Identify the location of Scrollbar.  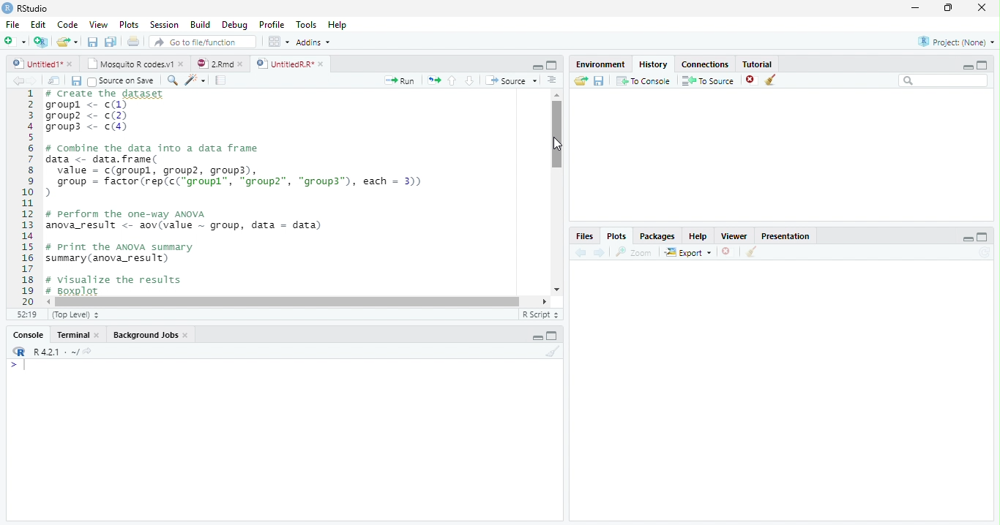
(554, 193).